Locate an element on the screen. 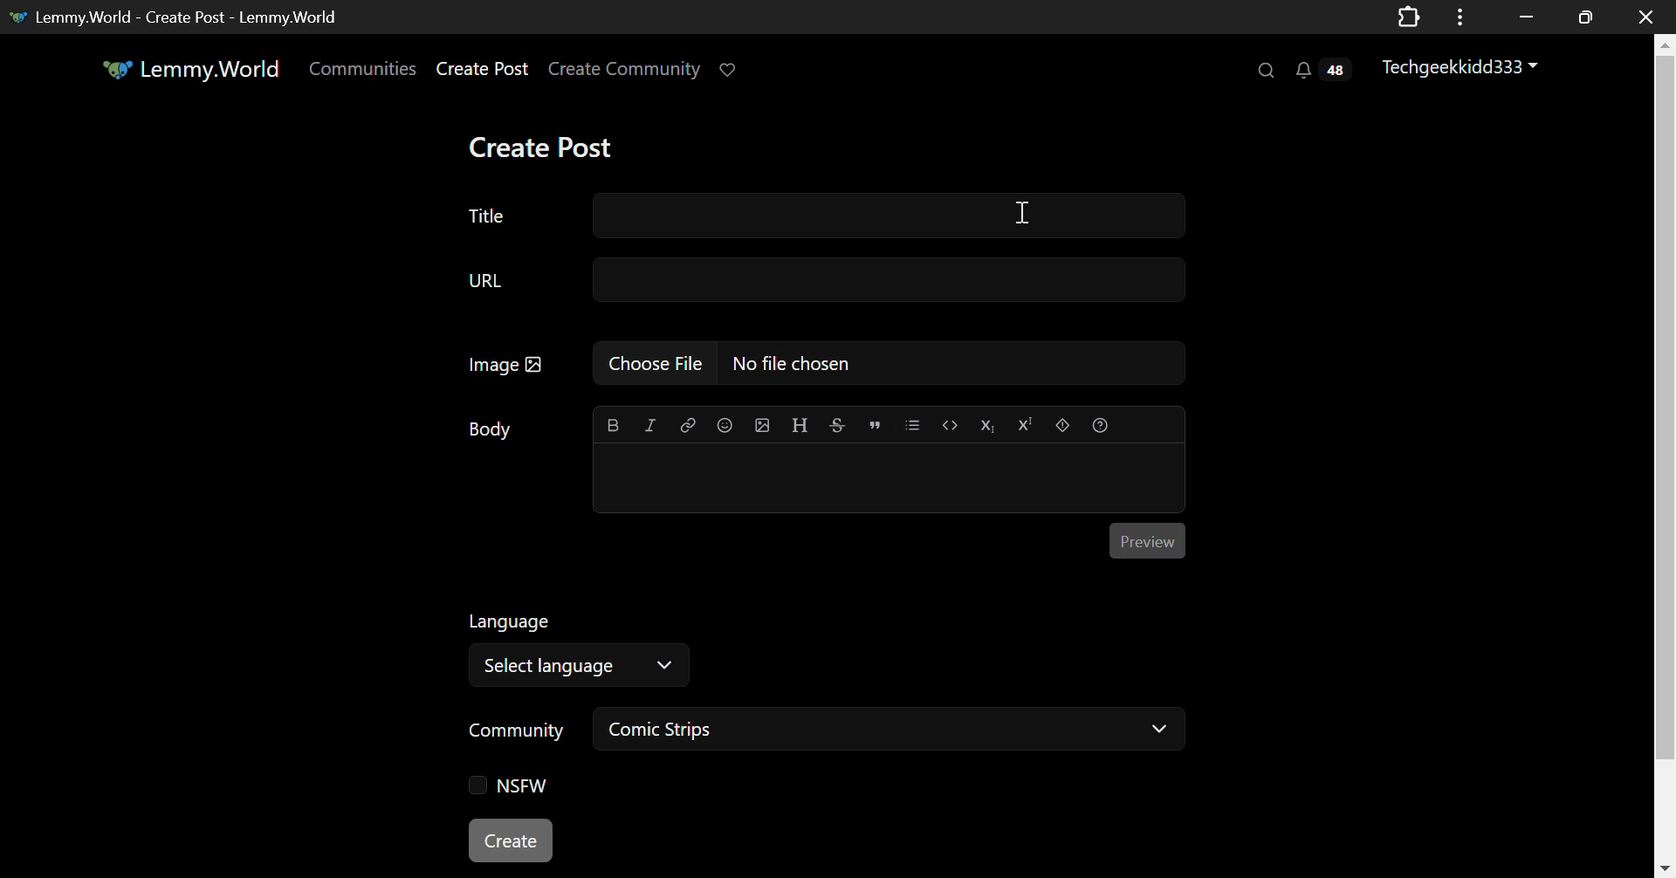  Body is located at coordinates (491, 429).